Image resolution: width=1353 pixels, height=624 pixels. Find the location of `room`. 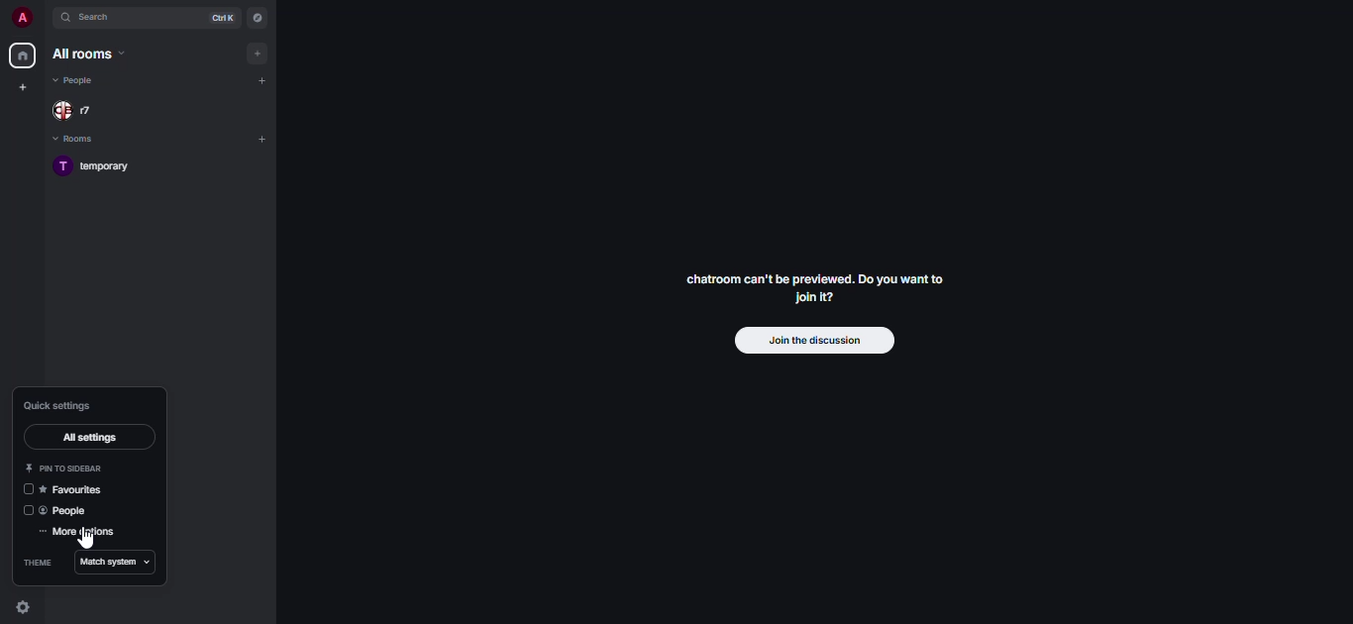

room is located at coordinates (103, 164).